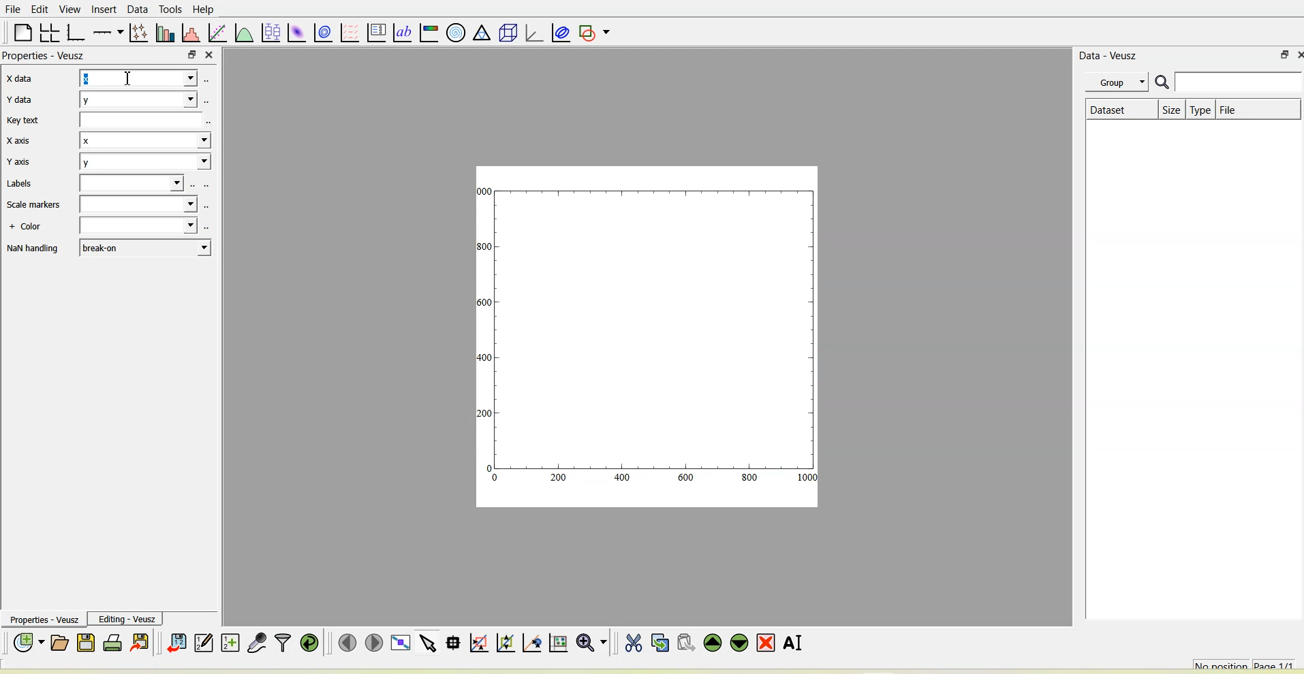 This screenshot has width=1304, height=674. Describe the element at coordinates (191, 33) in the screenshot. I see `Histogram of a dataset` at that location.